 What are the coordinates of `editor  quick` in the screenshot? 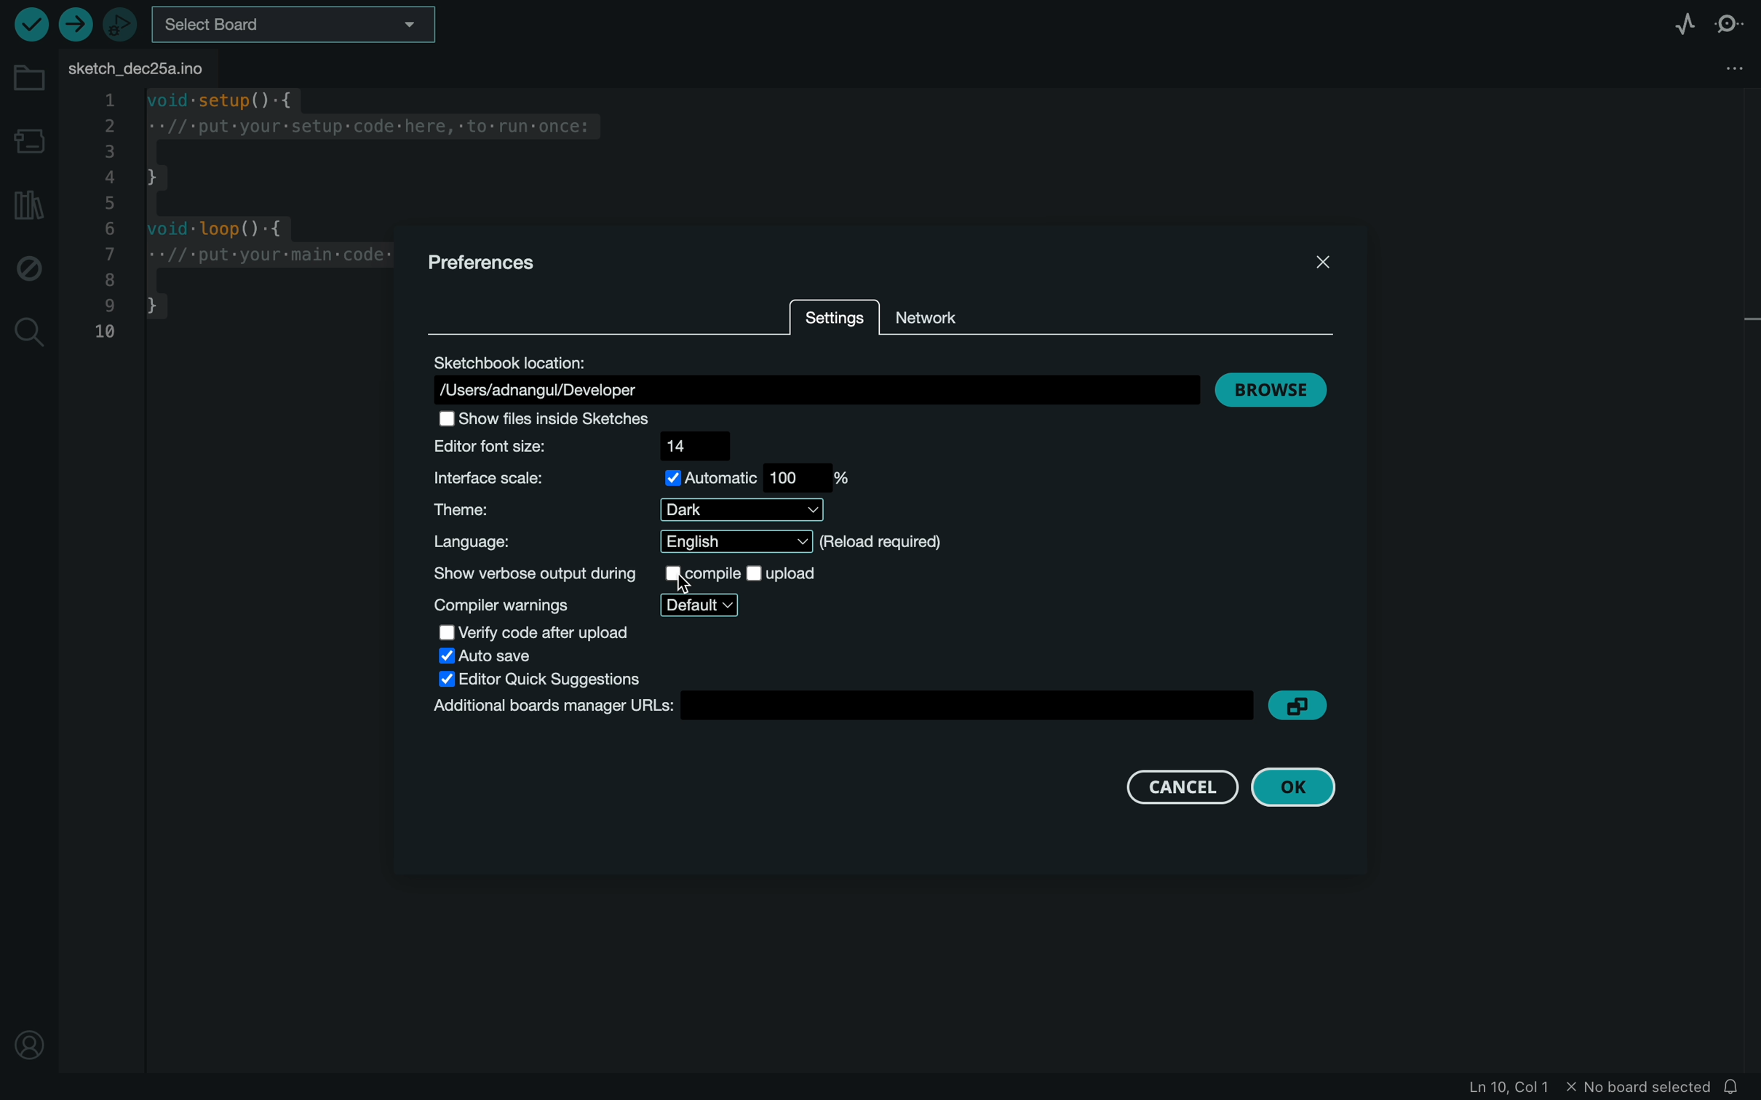 It's located at (544, 678).